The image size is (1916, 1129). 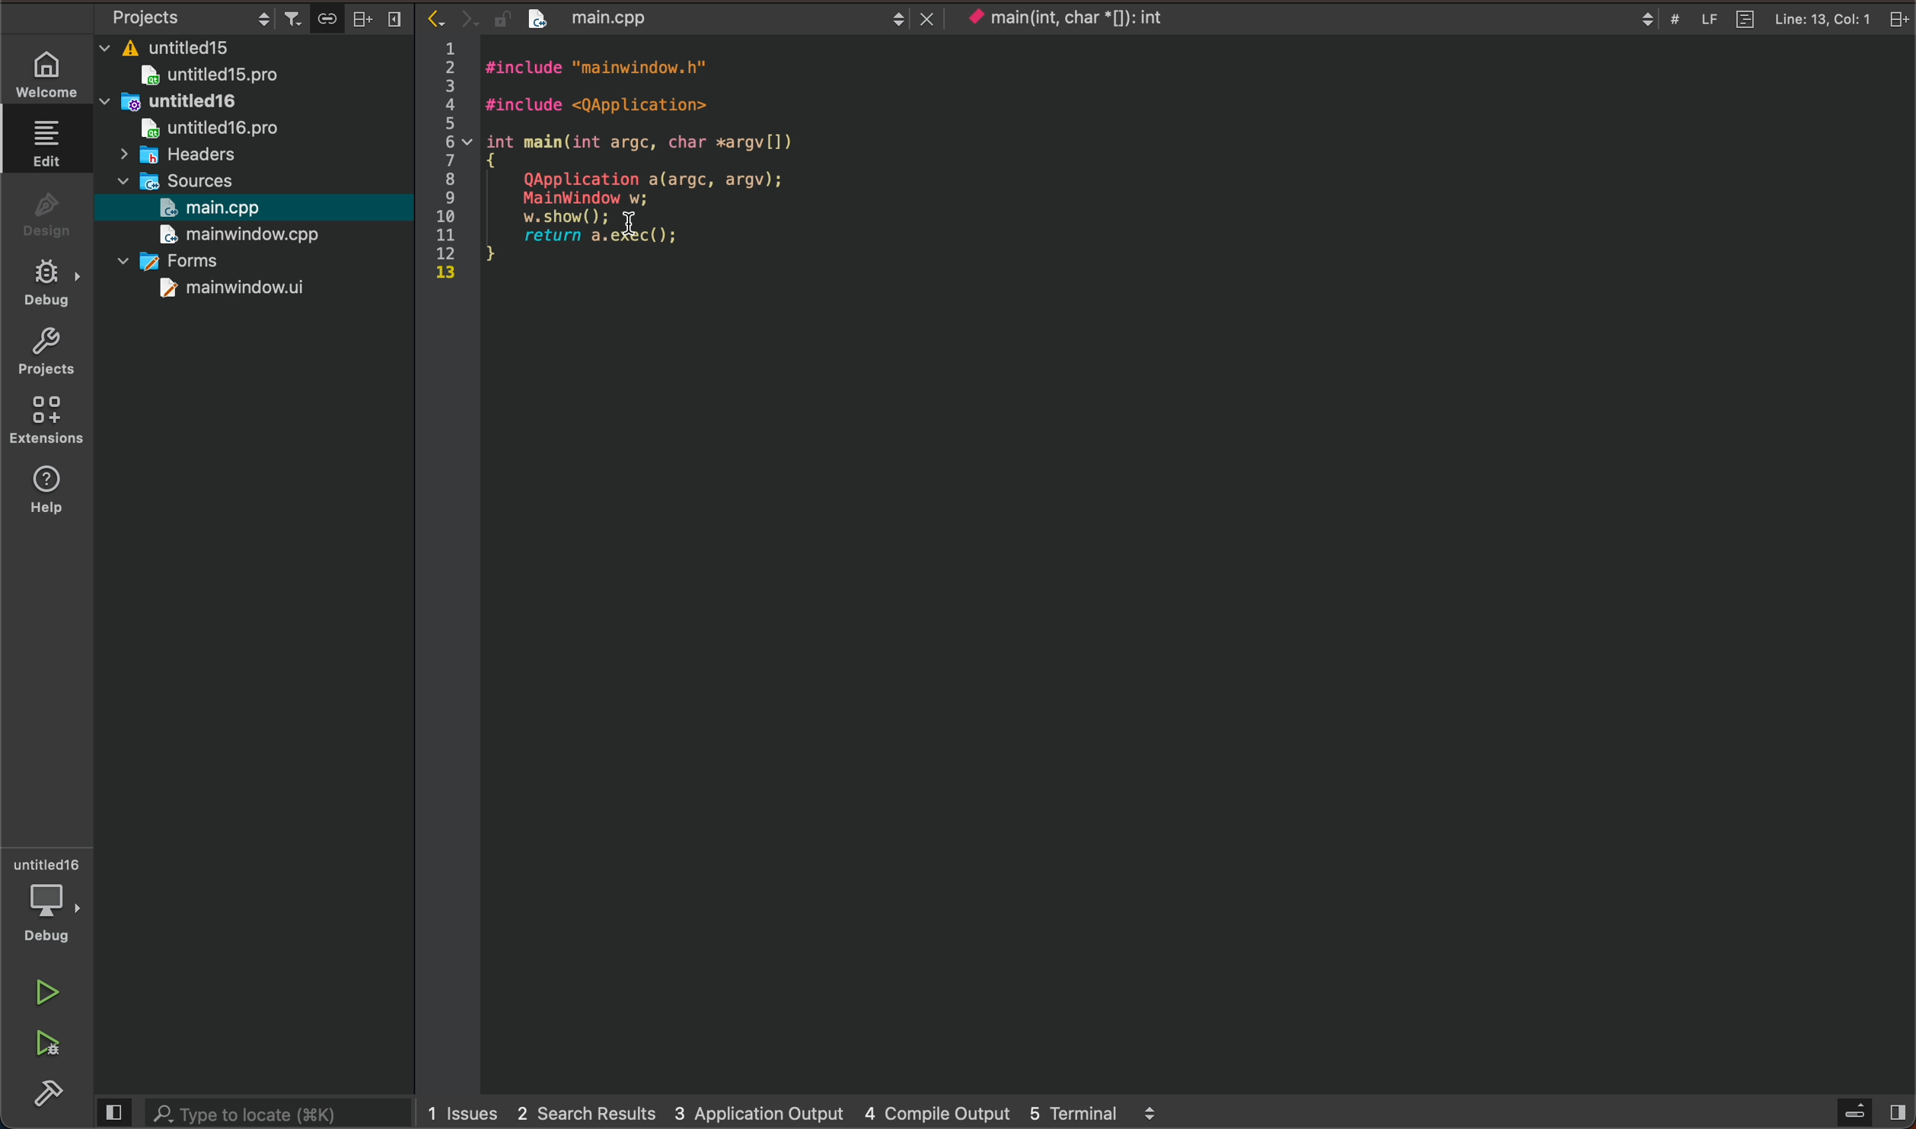 I want to click on 3 application output, so click(x=760, y=1111).